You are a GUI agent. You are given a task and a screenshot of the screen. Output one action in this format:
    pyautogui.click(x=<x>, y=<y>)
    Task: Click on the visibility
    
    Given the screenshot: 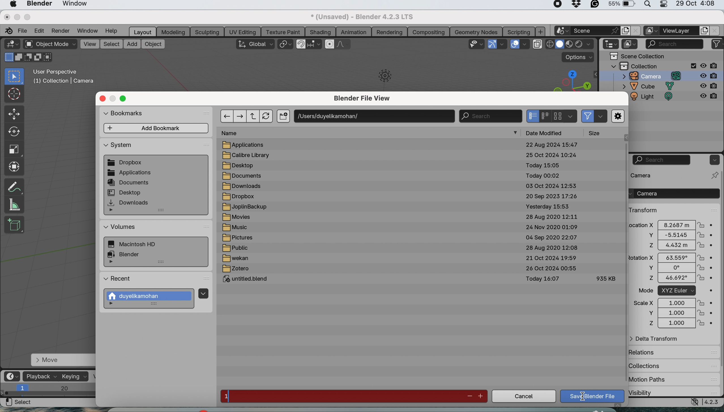 What is the action you would take?
    pyautogui.click(x=656, y=392)
    